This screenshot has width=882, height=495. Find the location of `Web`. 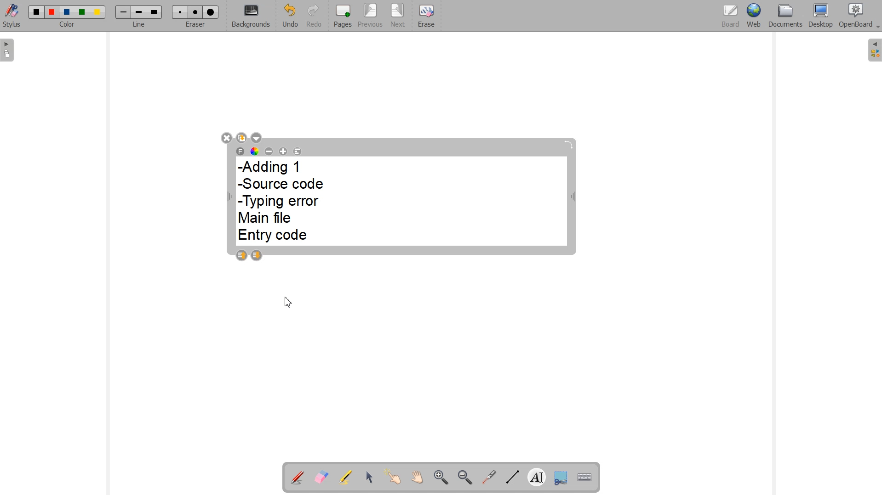

Web is located at coordinates (754, 16).